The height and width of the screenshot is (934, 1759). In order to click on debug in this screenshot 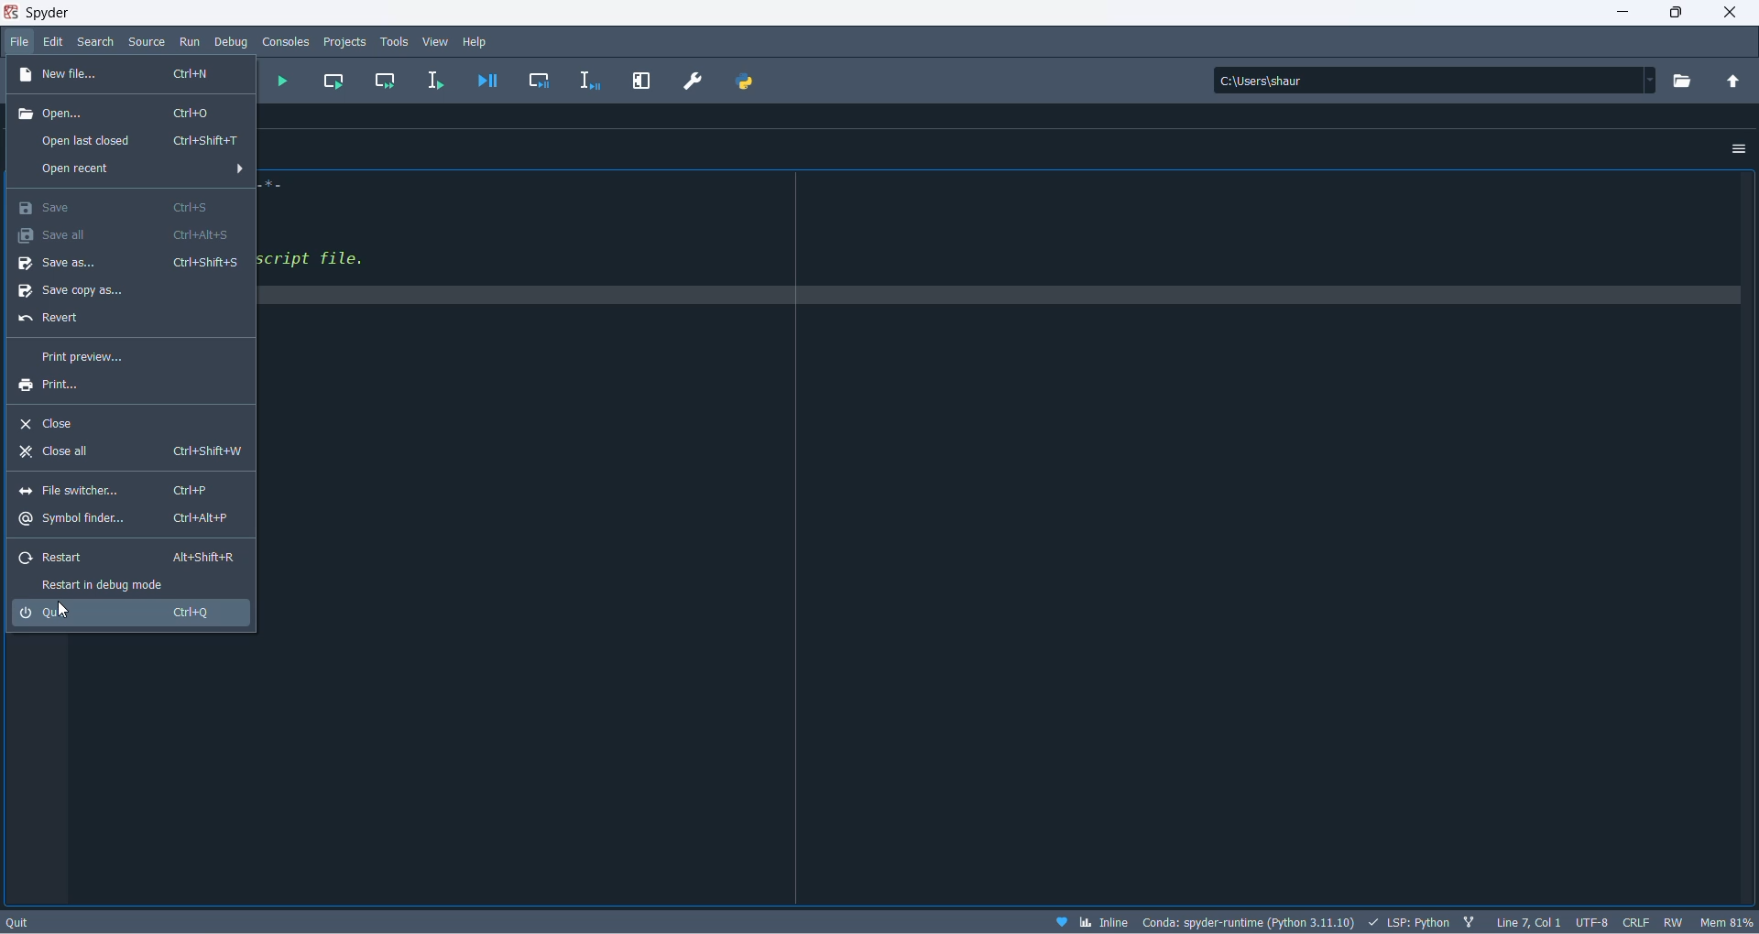, I will do `click(230, 43)`.